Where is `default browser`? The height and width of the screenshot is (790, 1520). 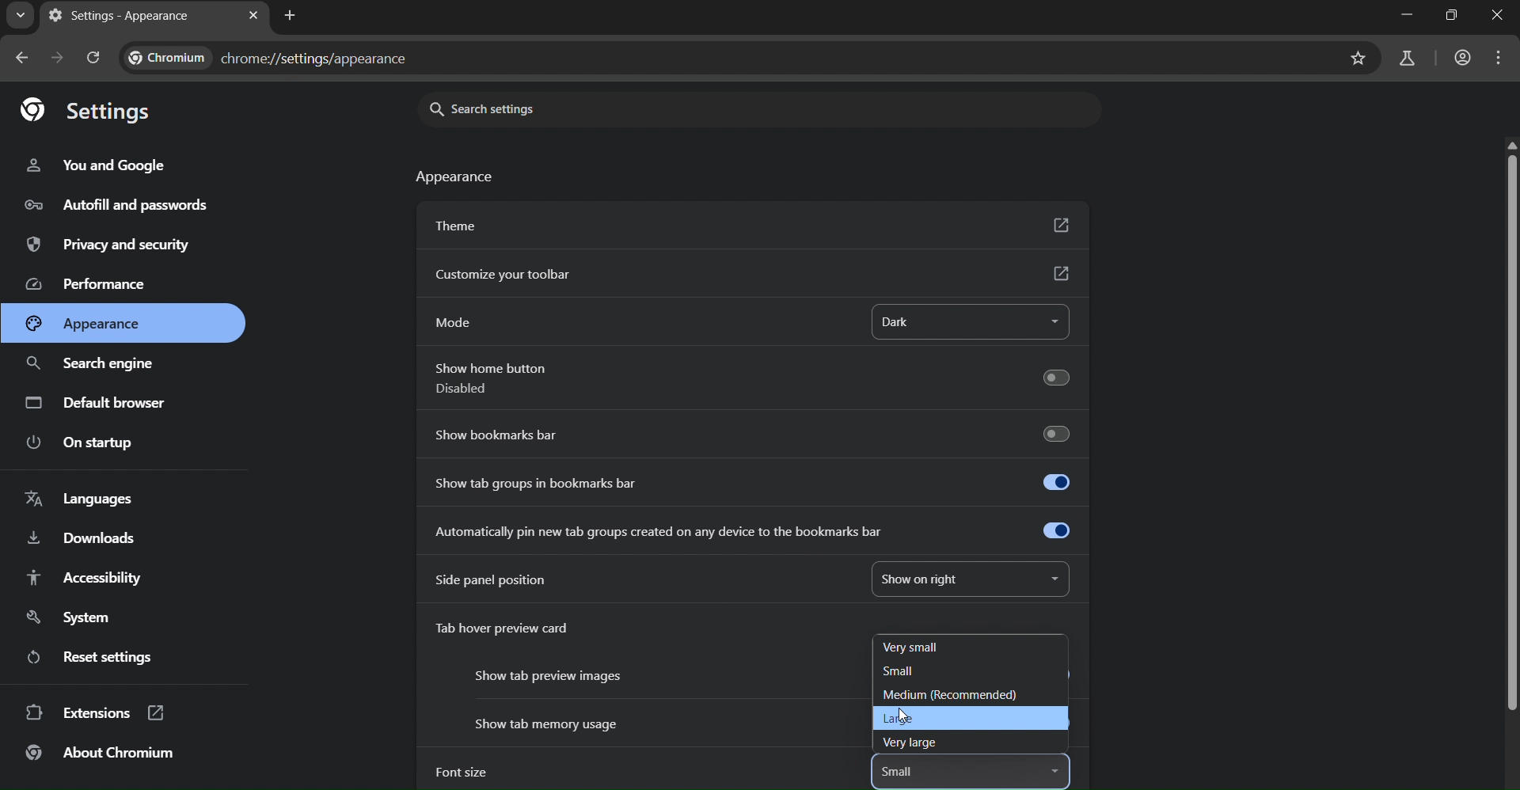
default browser is located at coordinates (99, 401).